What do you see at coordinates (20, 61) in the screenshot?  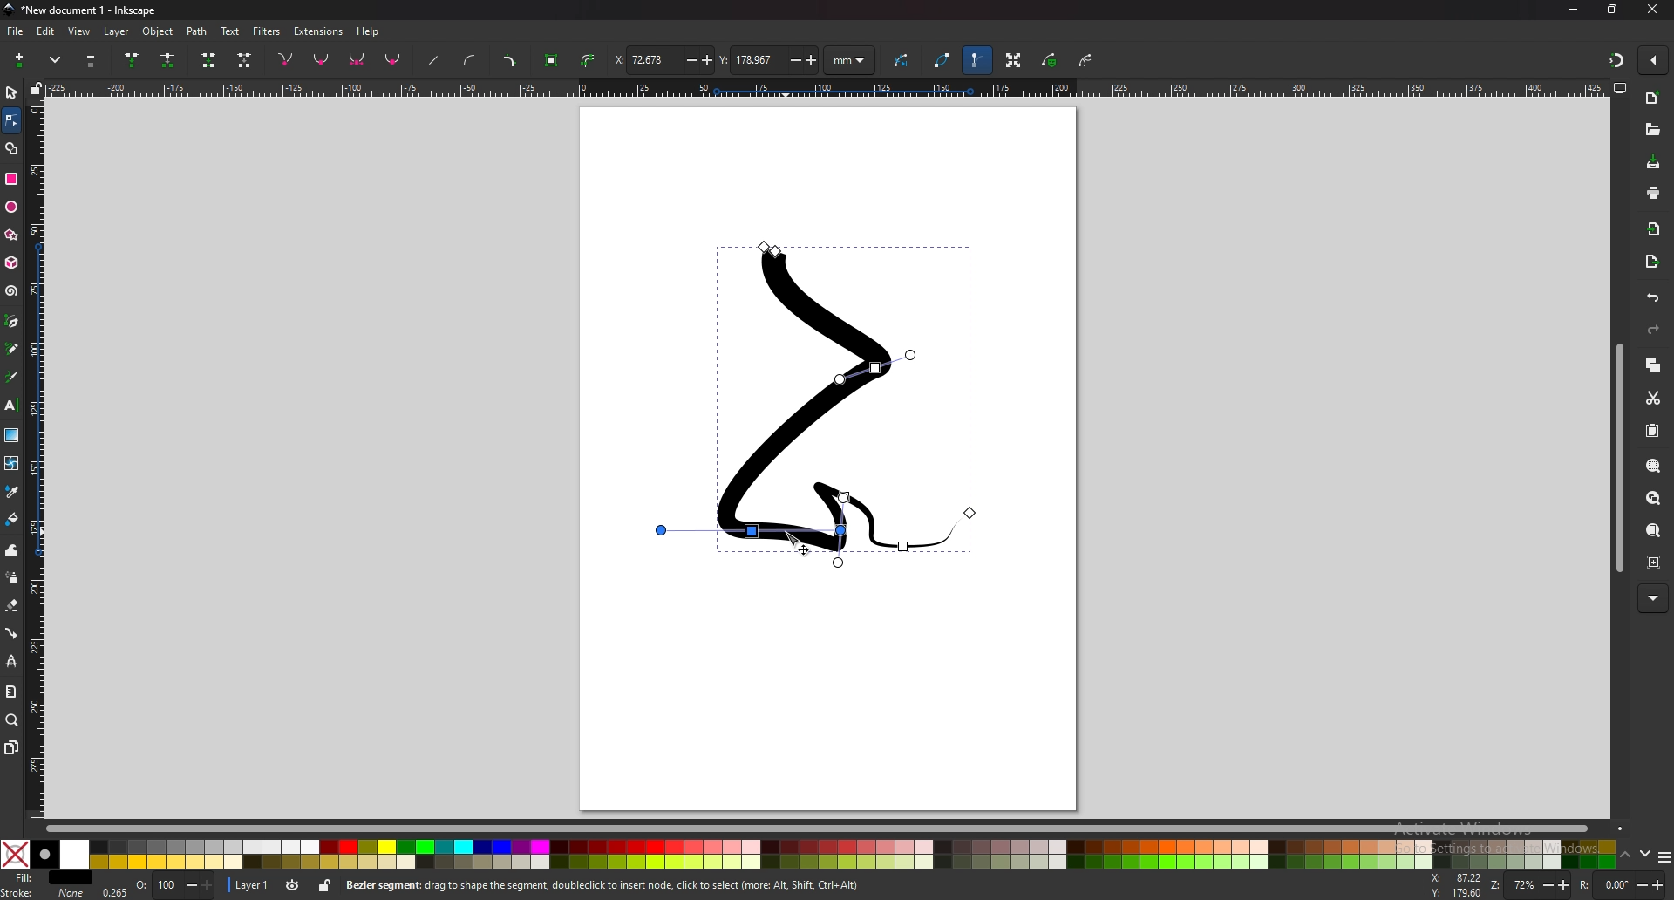 I see `insert new nodes` at bounding box center [20, 61].